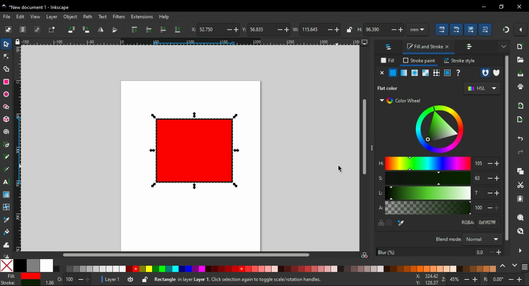 The height and width of the screenshot is (286, 529). Describe the element at coordinates (488, 222) in the screenshot. I see `hexcode` at that location.